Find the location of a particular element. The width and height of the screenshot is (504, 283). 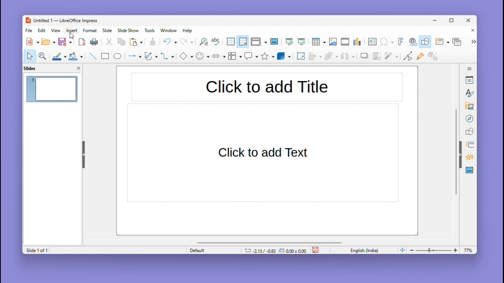

undo is located at coordinates (170, 42).